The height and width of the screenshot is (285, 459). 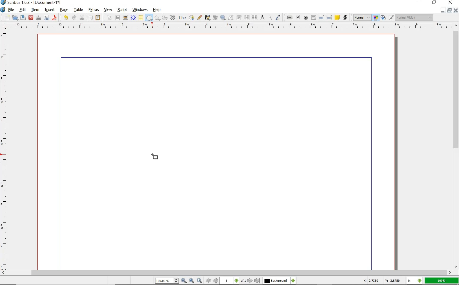 I want to click on PDF COMBO BOX, so click(x=321, y=17).